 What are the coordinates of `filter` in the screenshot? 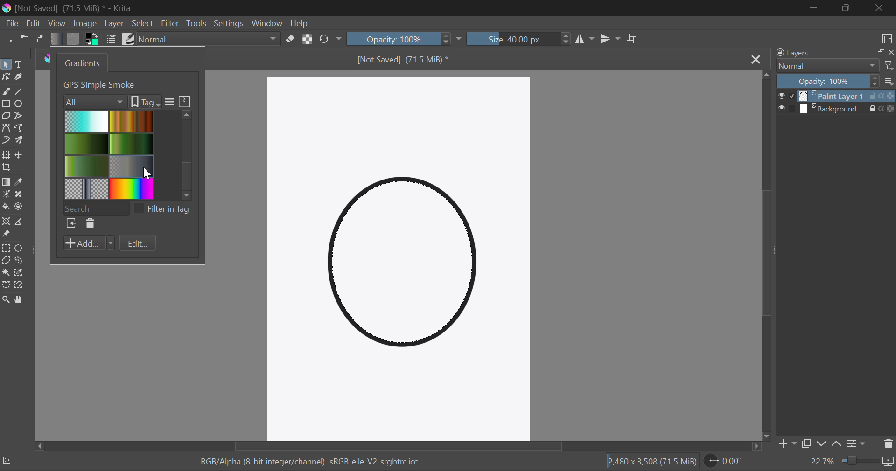 It's located at (889, 66).